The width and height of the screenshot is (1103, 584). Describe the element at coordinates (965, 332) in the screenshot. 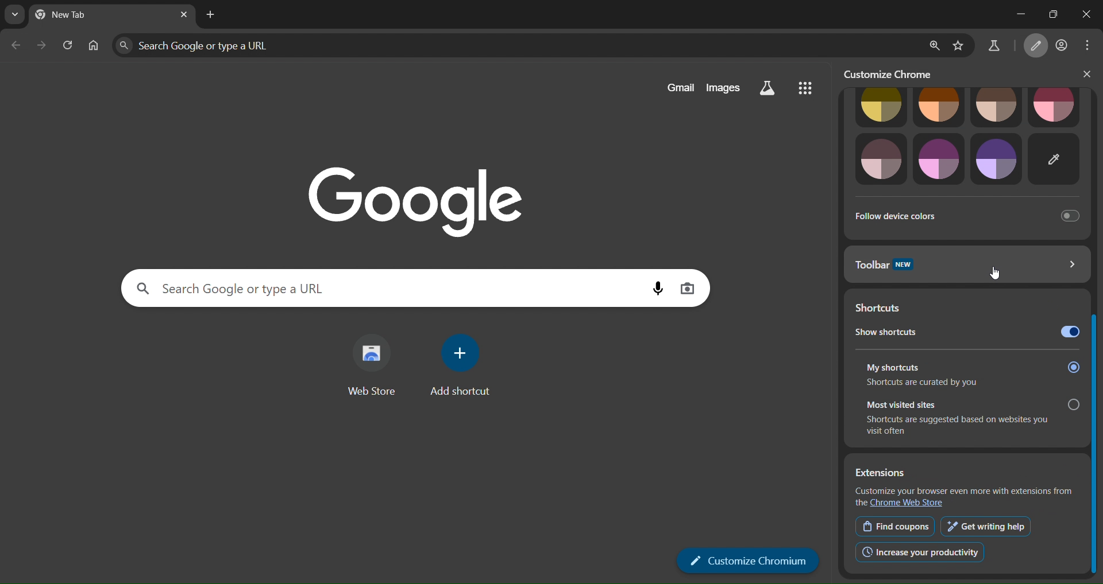

I see `show shortcuts` at that location.